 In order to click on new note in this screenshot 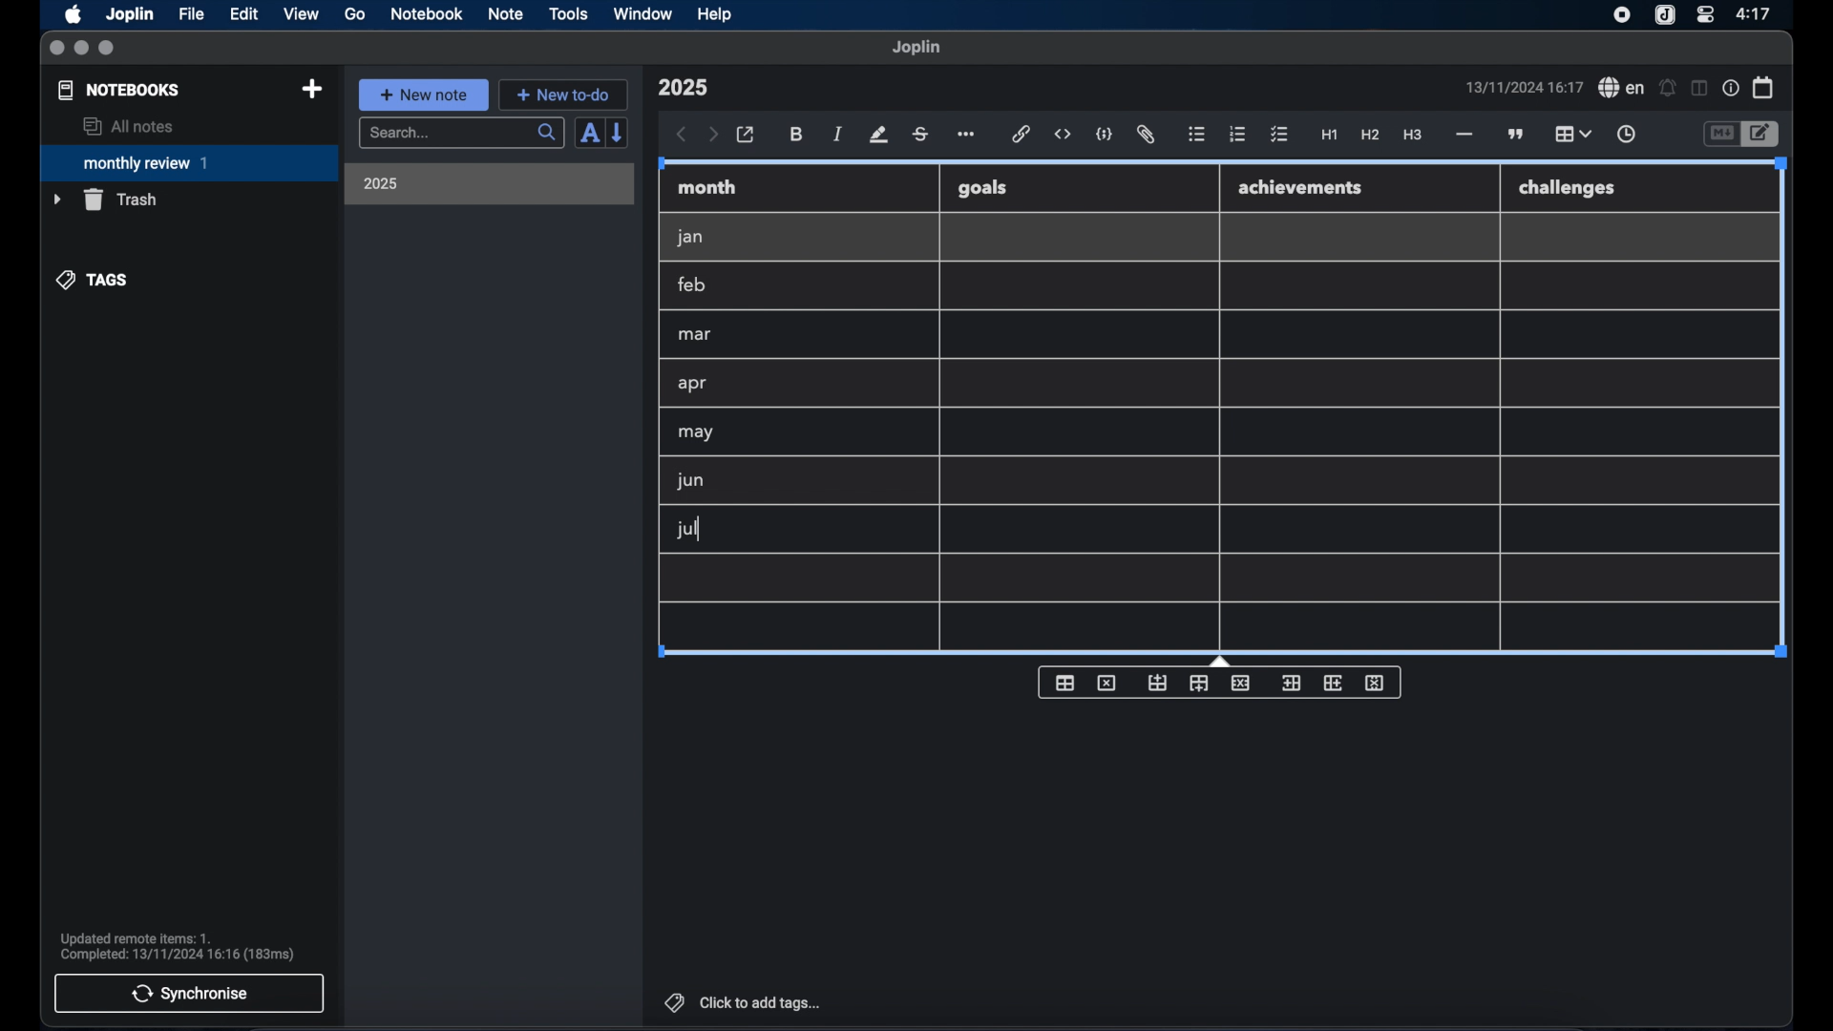, I will do `click(423, 95)`.